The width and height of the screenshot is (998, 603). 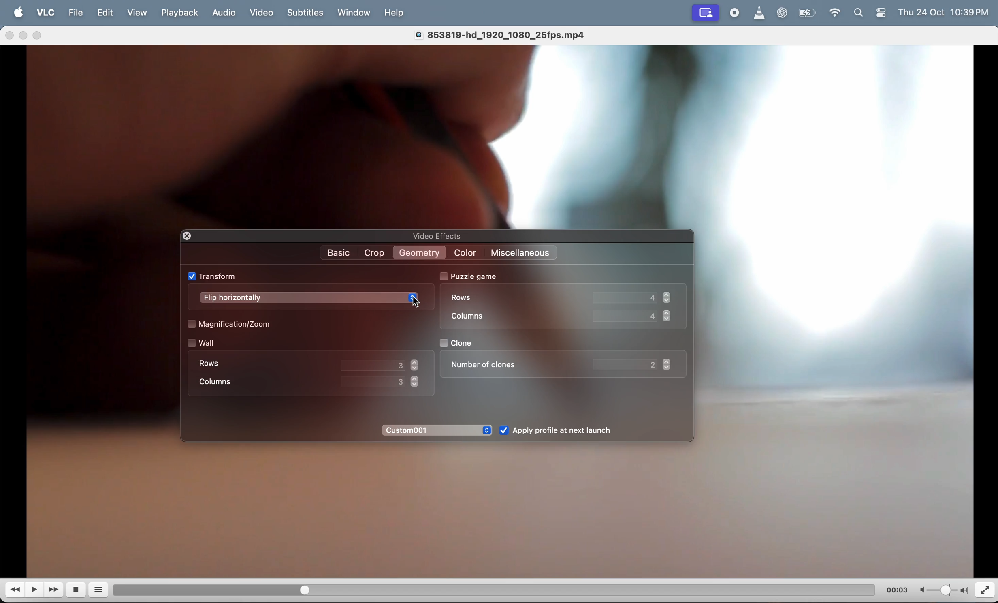 What do you see at coordinates (262, 11) in the screenshot?
I see `video` at bounding box center [262, 11].